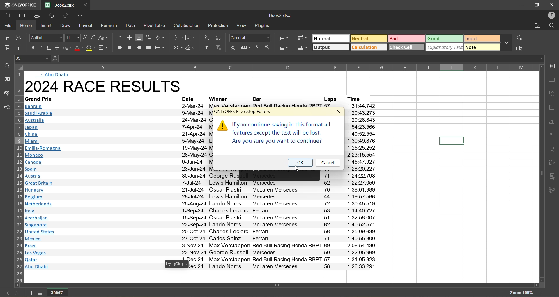 Image resolution: width=559 pixels, height=297 pixels. Describe the element at coordinates (119, 47) in the screenshot. I see `align left` at that location.